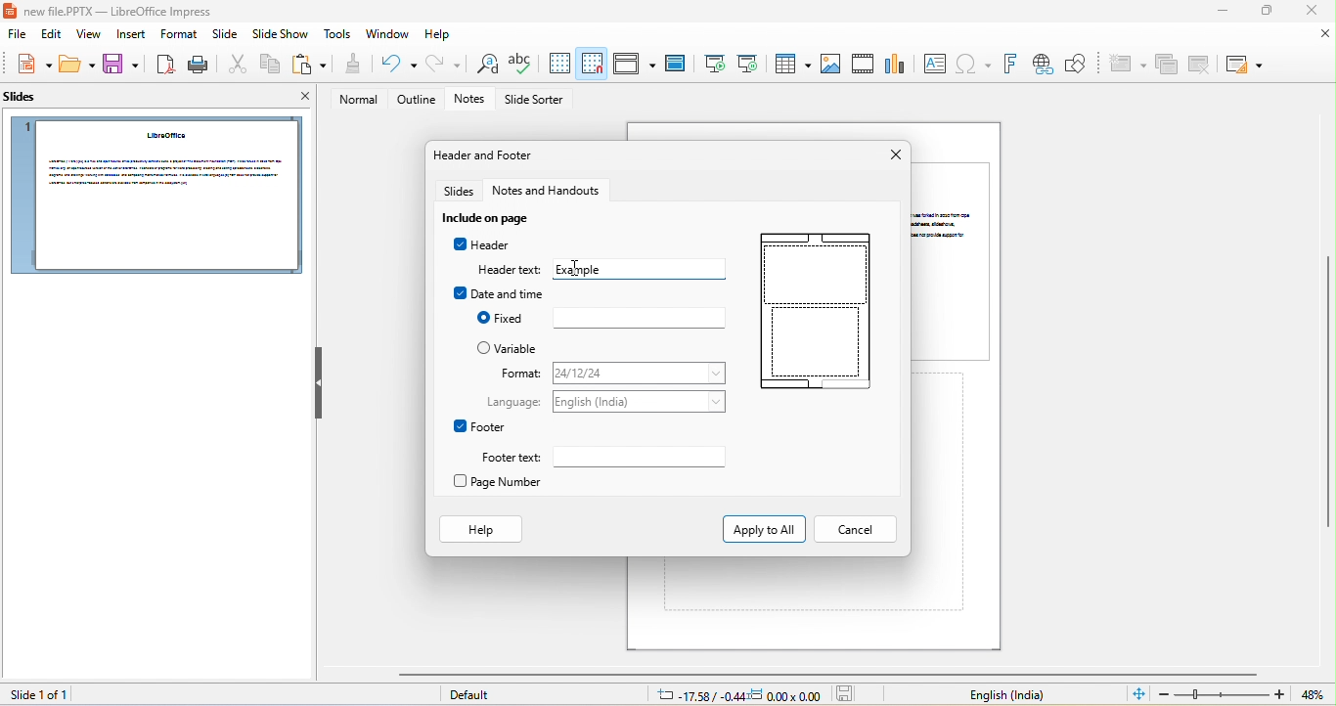 The image size is (1336, 706). Describe the element at coordinates (506, 483) in the screenshot. I see `page number` at that location.